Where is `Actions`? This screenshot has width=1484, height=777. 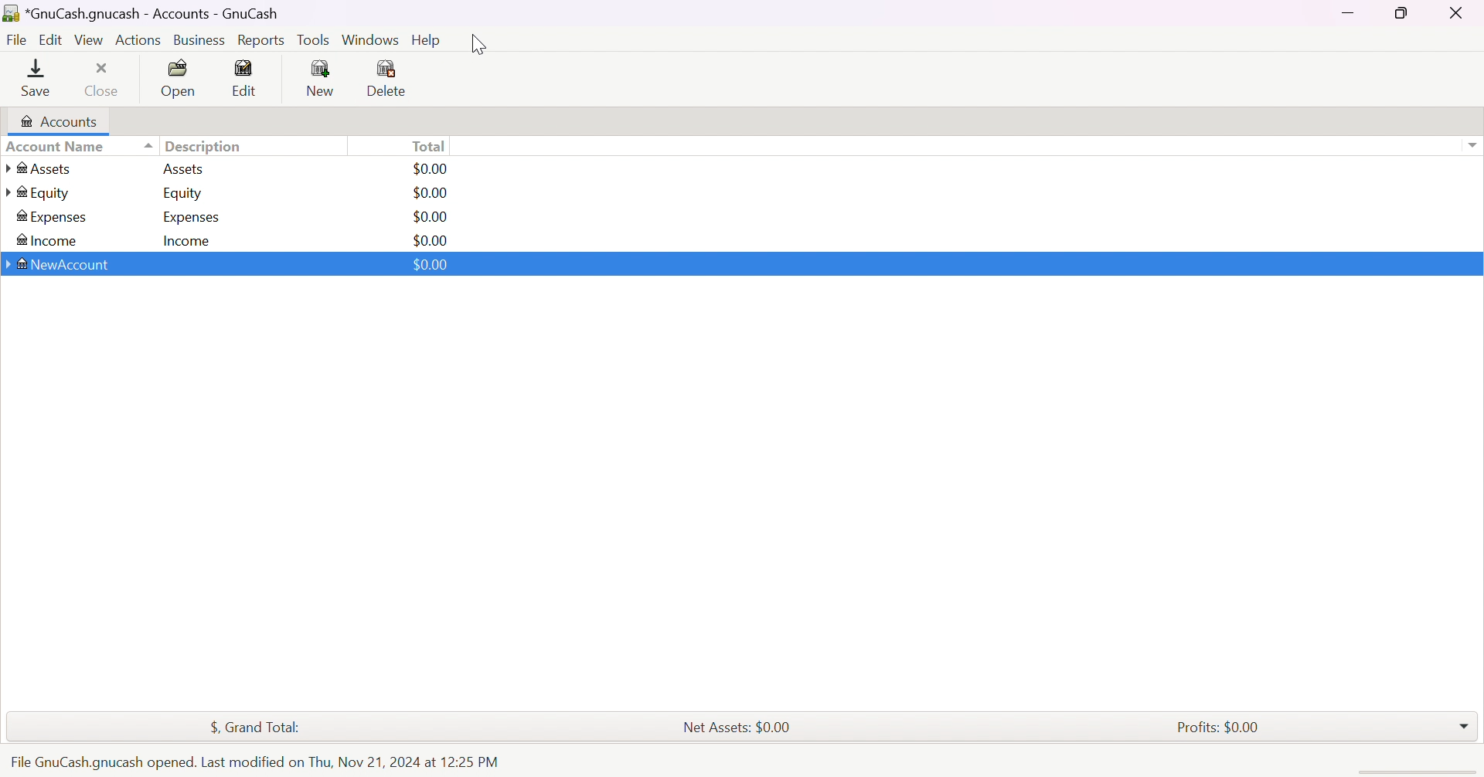
Actions is located at coordinates (138, 40).